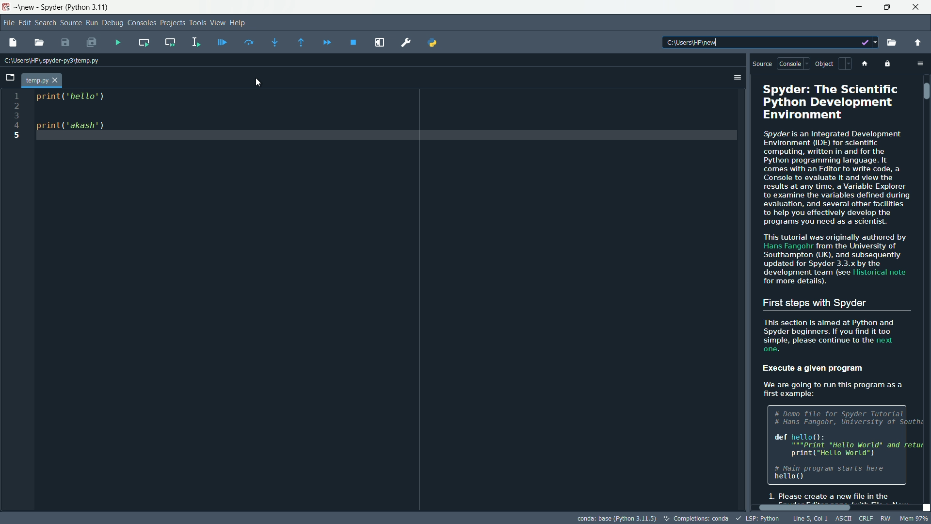 The height and width of the screenshot is (524, 931). What do you see at coordinates (861, 42) in the screenshot?
I see `Tick button` at bounding box center [861, 42].